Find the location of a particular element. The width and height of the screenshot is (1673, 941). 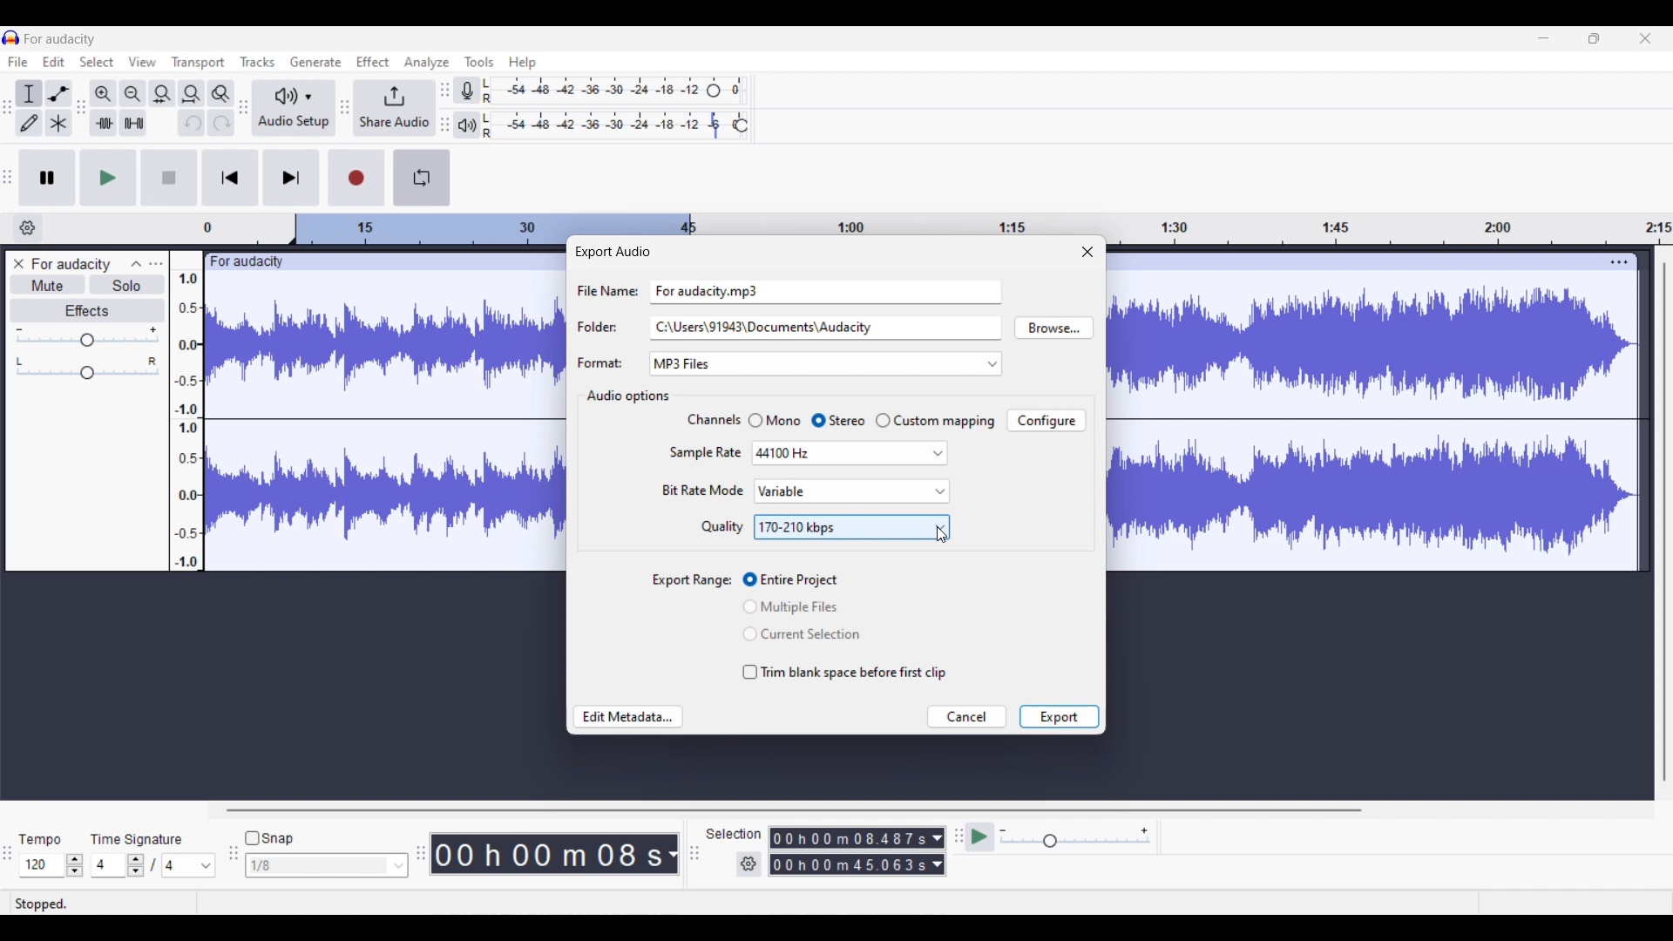

Current selection is located at coordinates (782, 491).